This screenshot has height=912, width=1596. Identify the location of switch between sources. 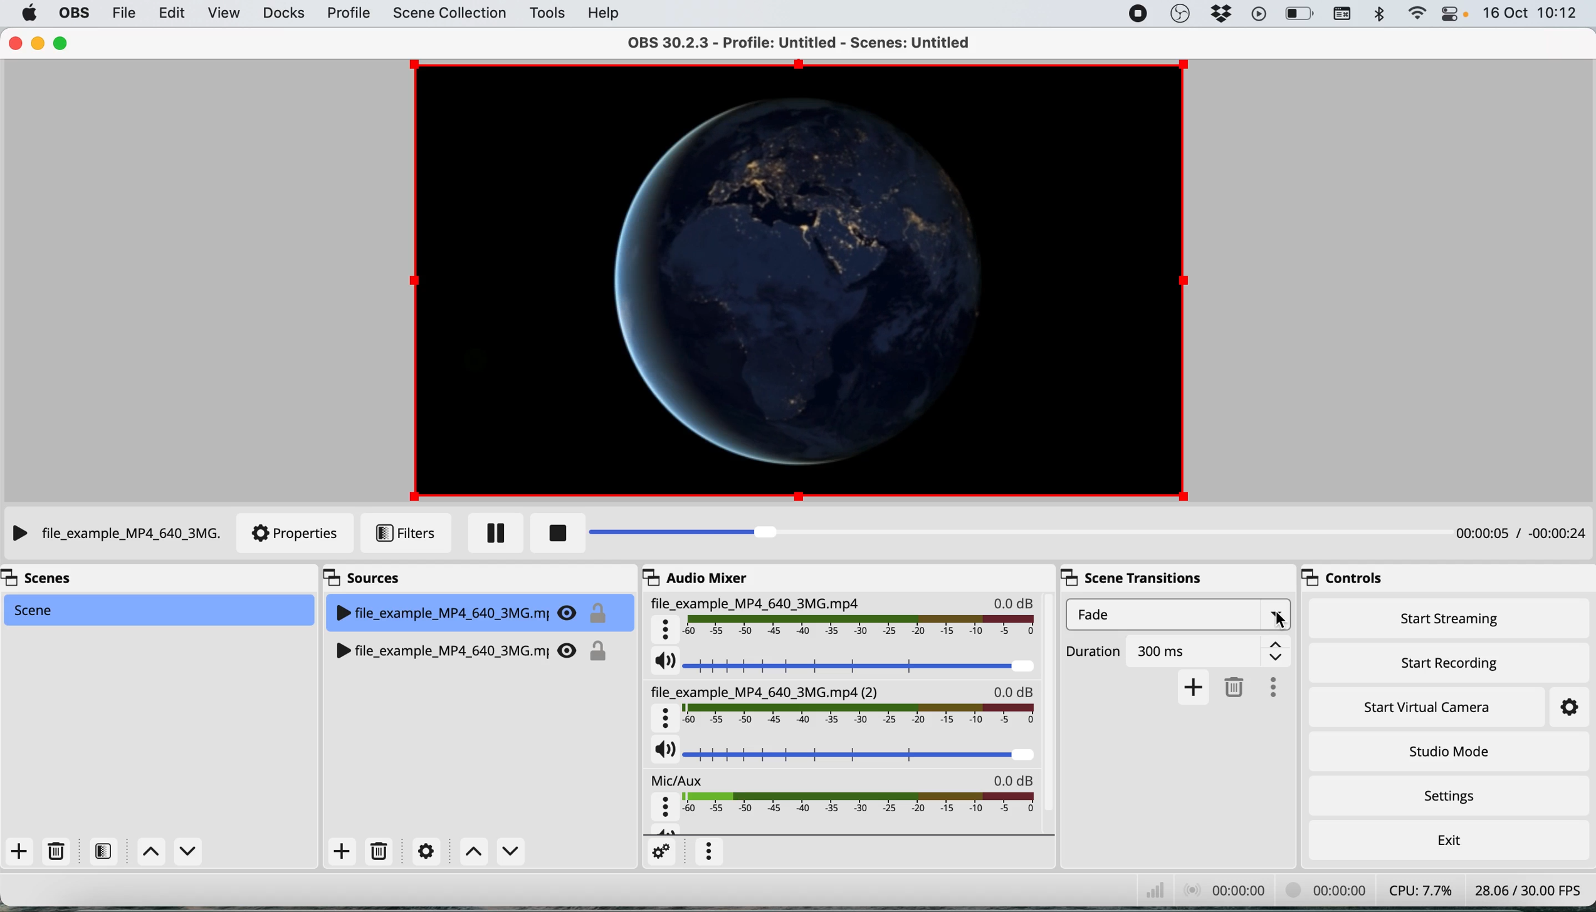
(471, 851).